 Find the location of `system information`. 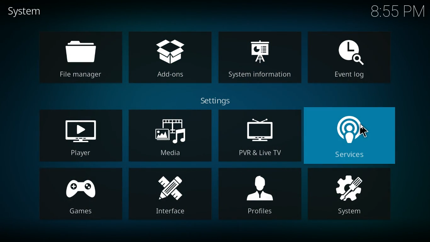

system information is located at coordinates (261, 55).